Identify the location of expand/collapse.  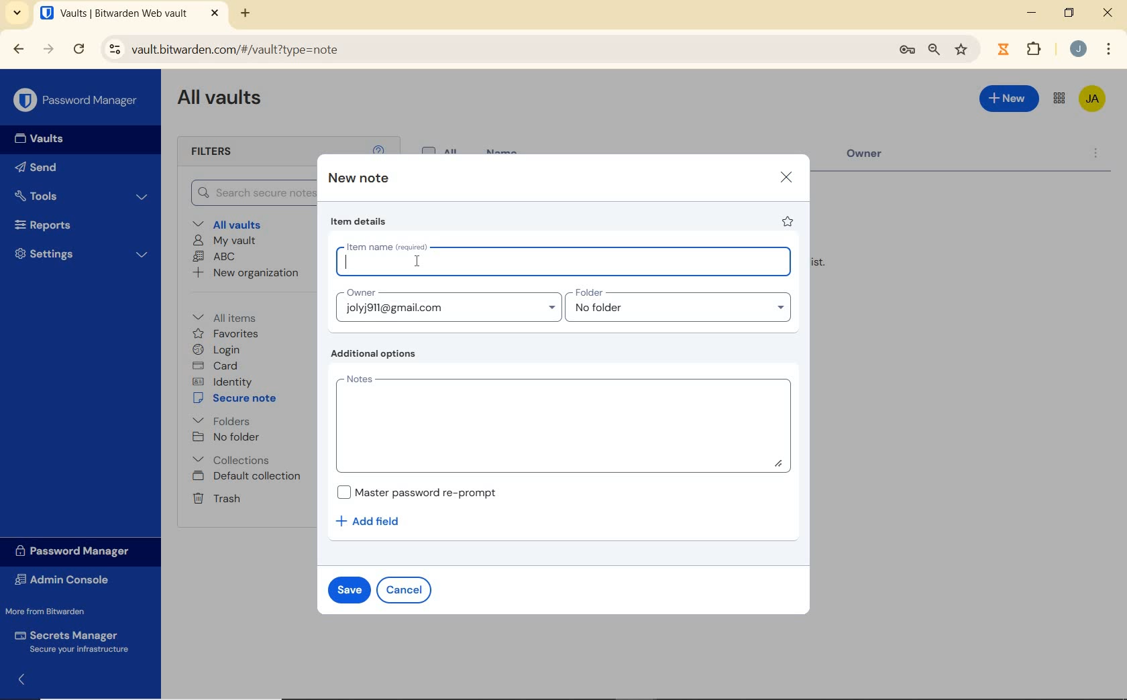
(17, 682).